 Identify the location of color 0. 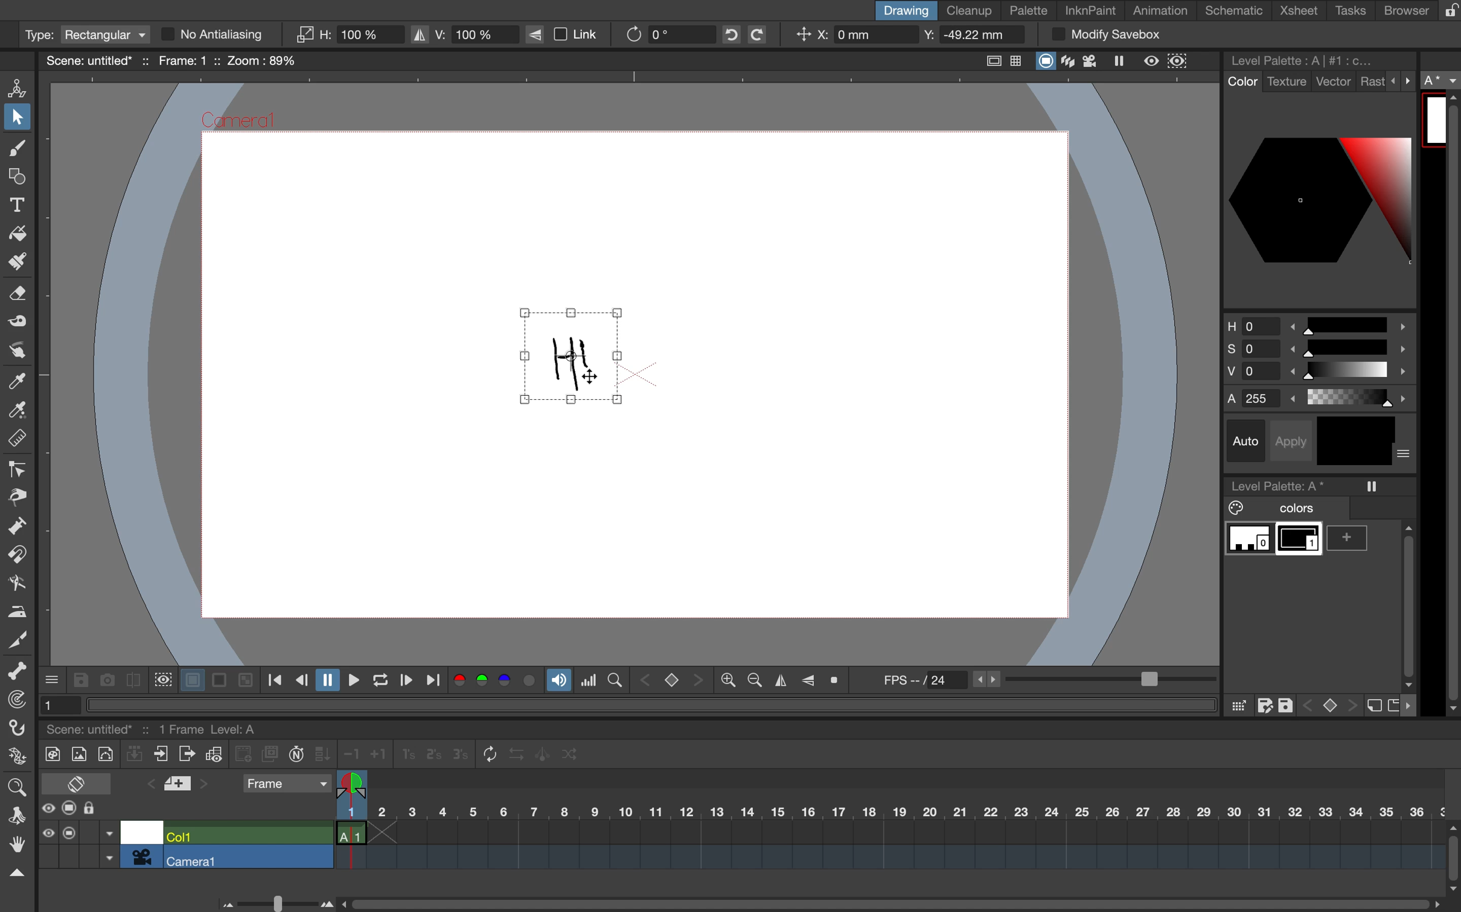
(1250, 540).